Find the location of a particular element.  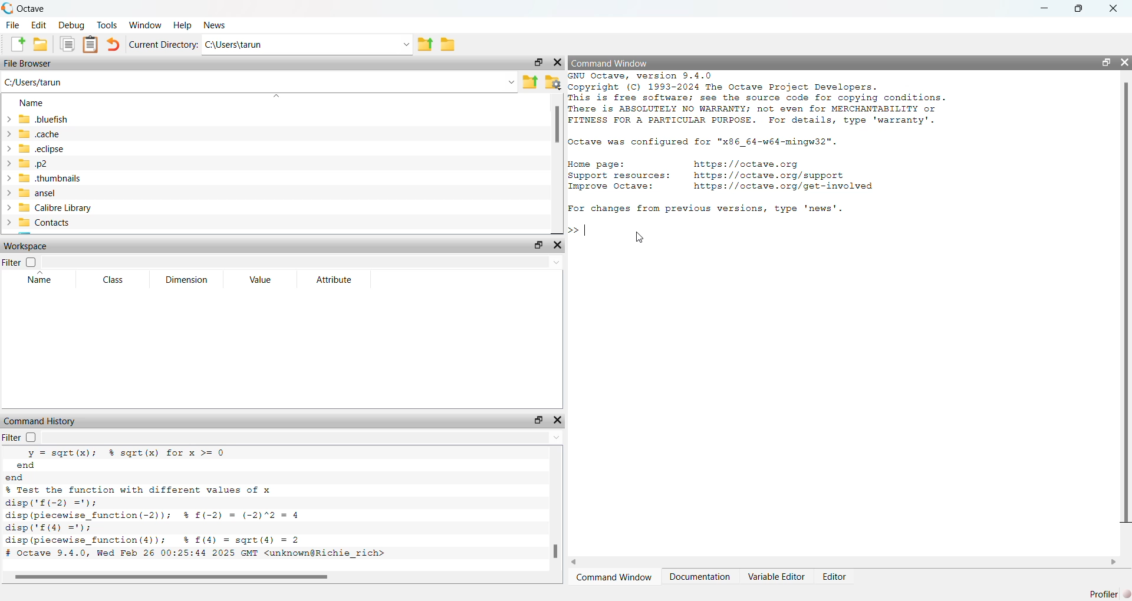

Cursor is located at coordinates (641, 237).